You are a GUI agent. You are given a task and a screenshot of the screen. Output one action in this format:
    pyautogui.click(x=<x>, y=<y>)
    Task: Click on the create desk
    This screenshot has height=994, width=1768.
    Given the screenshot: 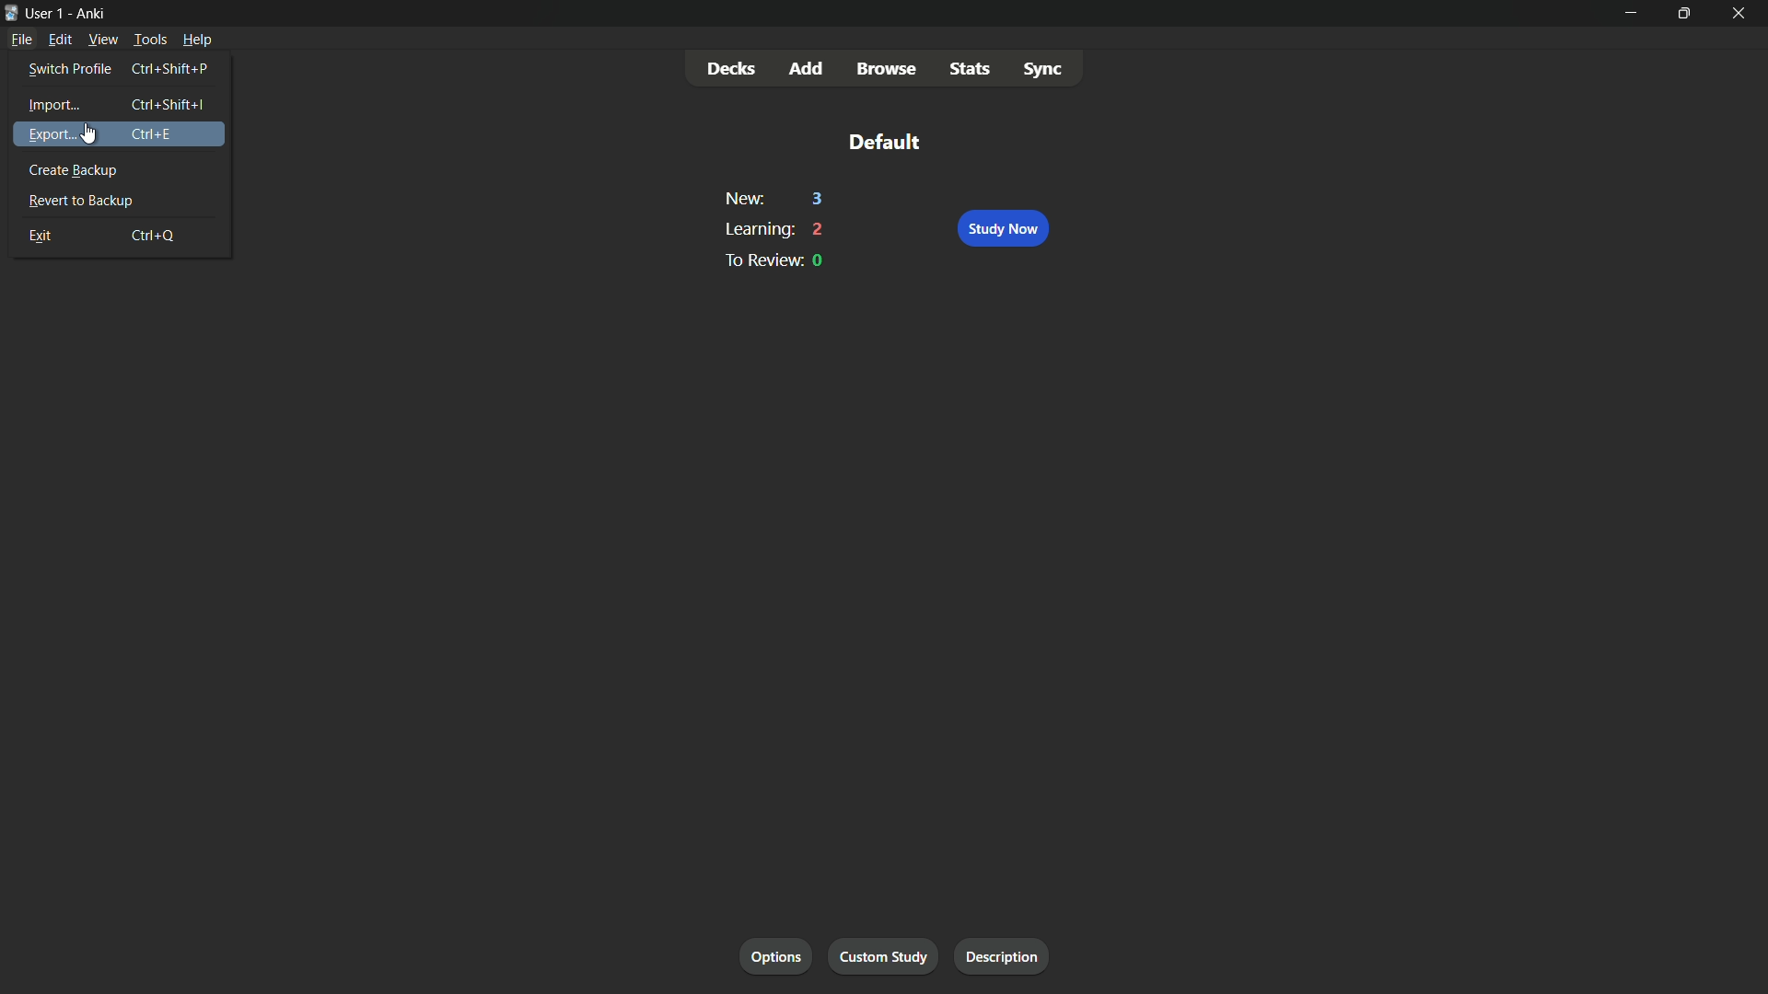 What is the action you would take?
    pyautogui.click(x=890, y=956)
    